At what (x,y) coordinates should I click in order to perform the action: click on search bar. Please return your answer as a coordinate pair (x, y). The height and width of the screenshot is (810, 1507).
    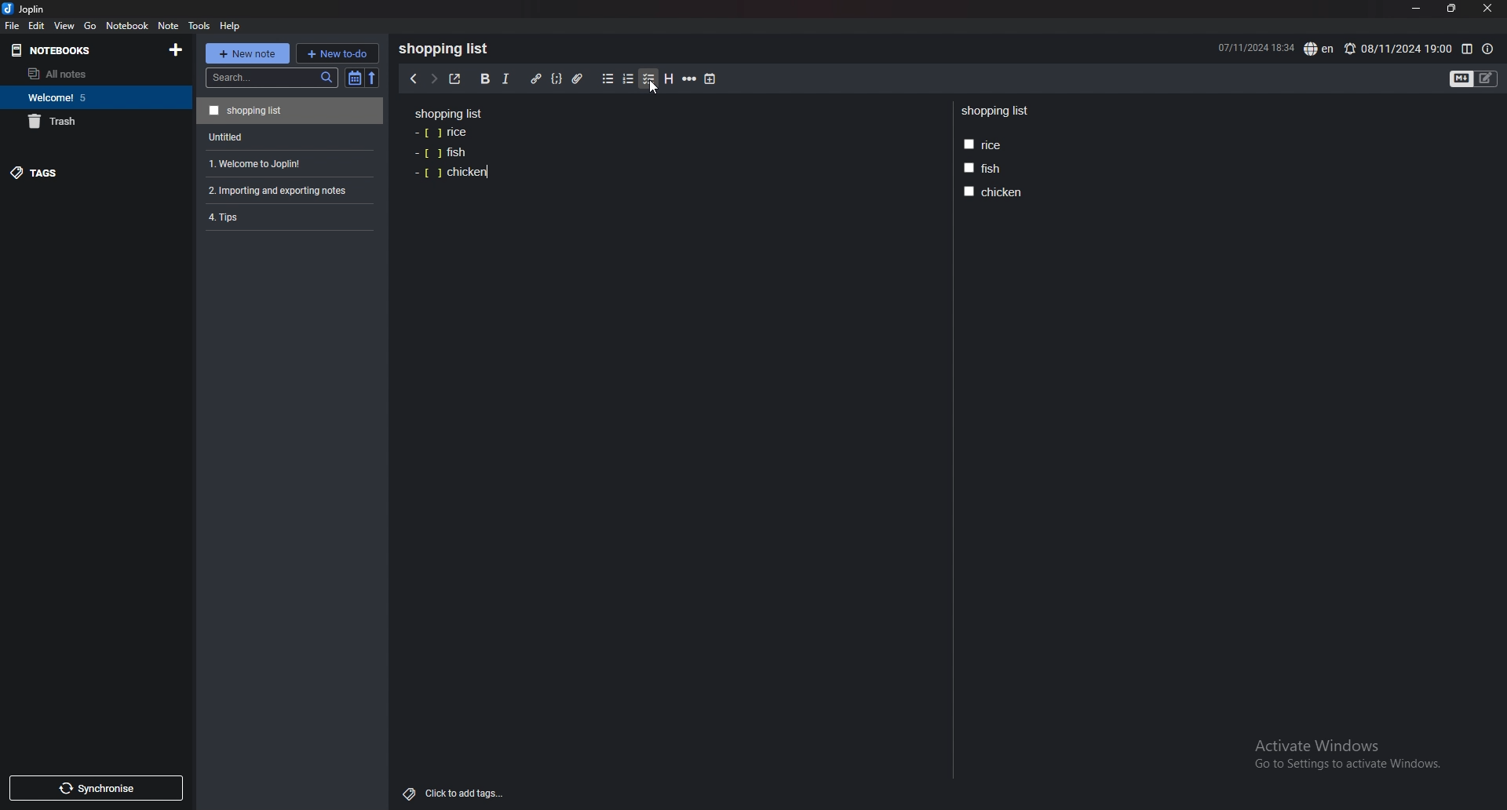
    Looking at the image, I should click on (272, 78).